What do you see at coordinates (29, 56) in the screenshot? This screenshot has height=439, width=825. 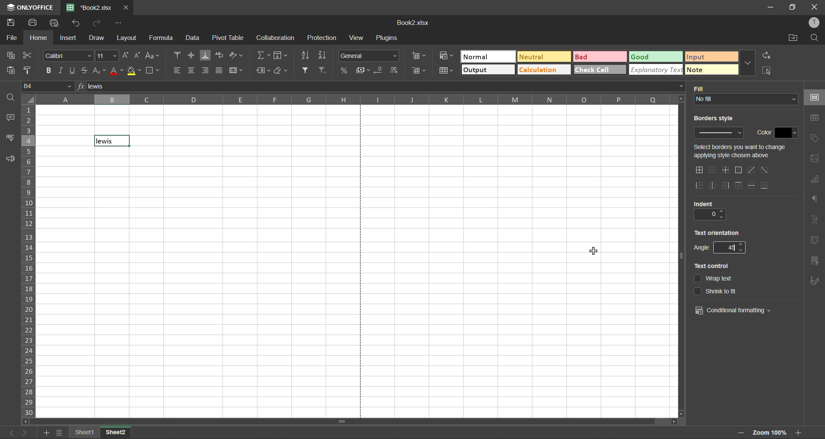 I see `cut` at bounding box center [29, 56].